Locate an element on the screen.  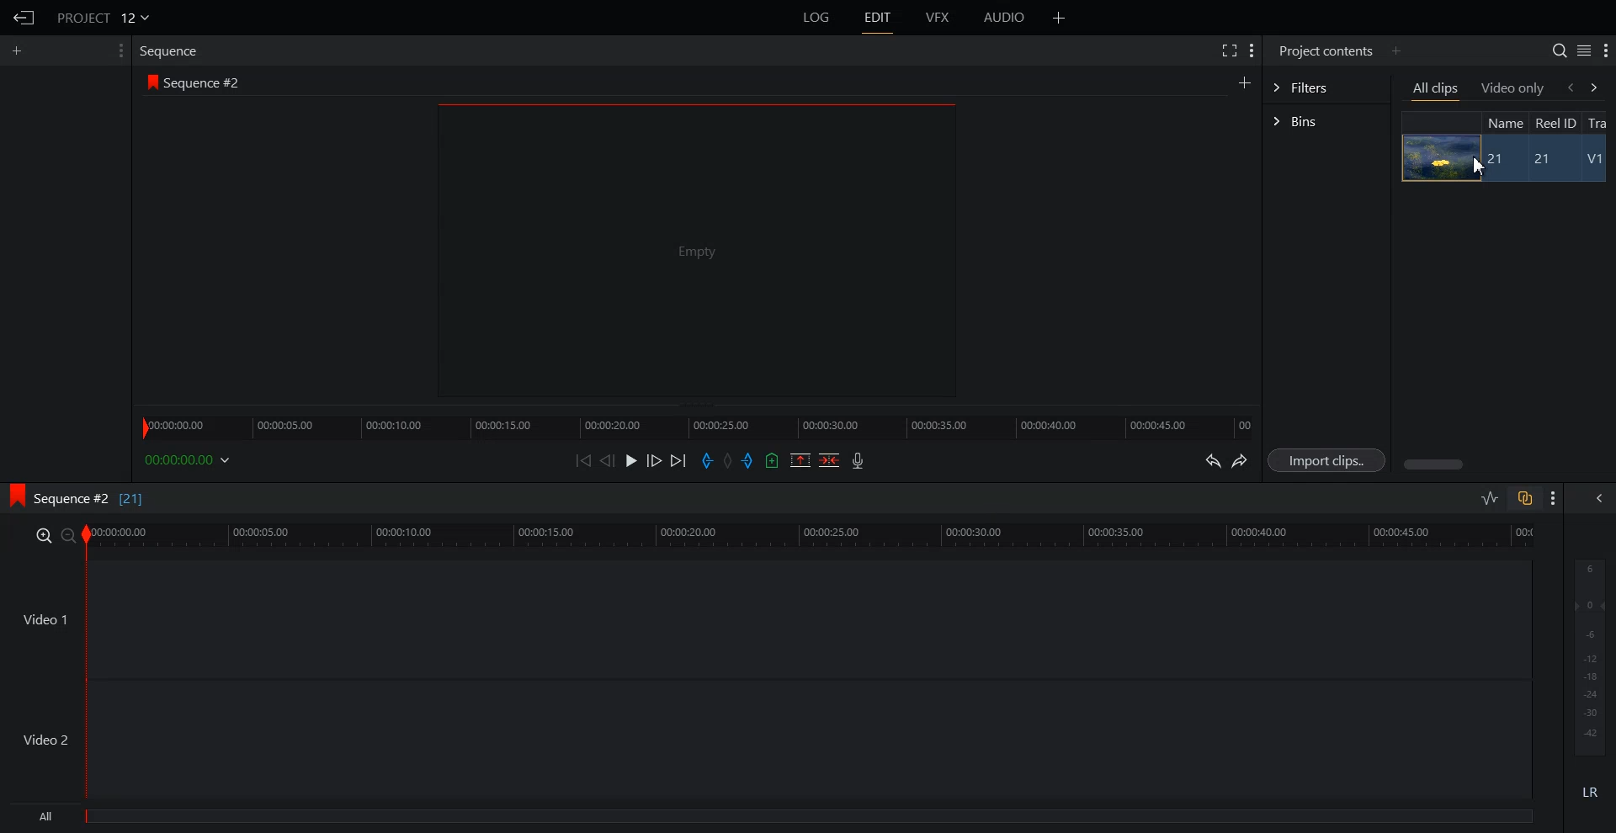
Redo is located at coordinates (1241, 461).